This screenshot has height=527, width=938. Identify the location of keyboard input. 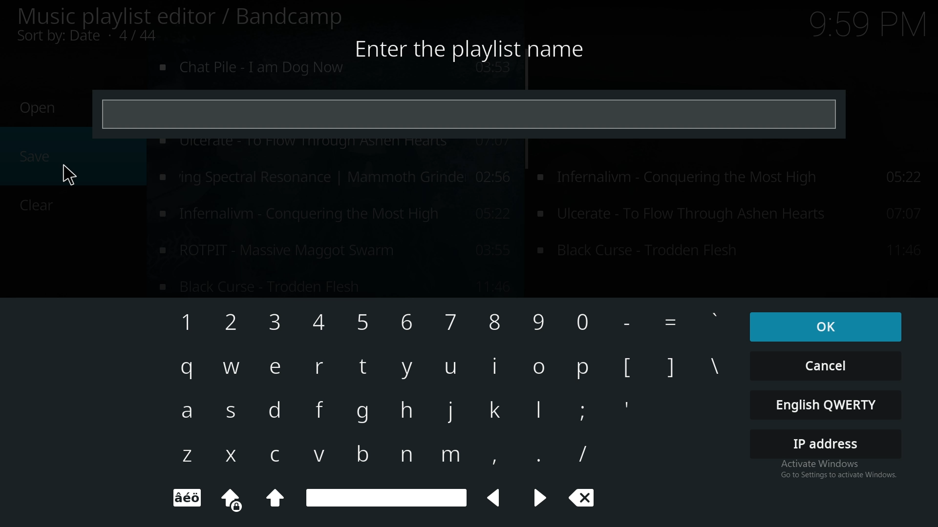
(189, 410).